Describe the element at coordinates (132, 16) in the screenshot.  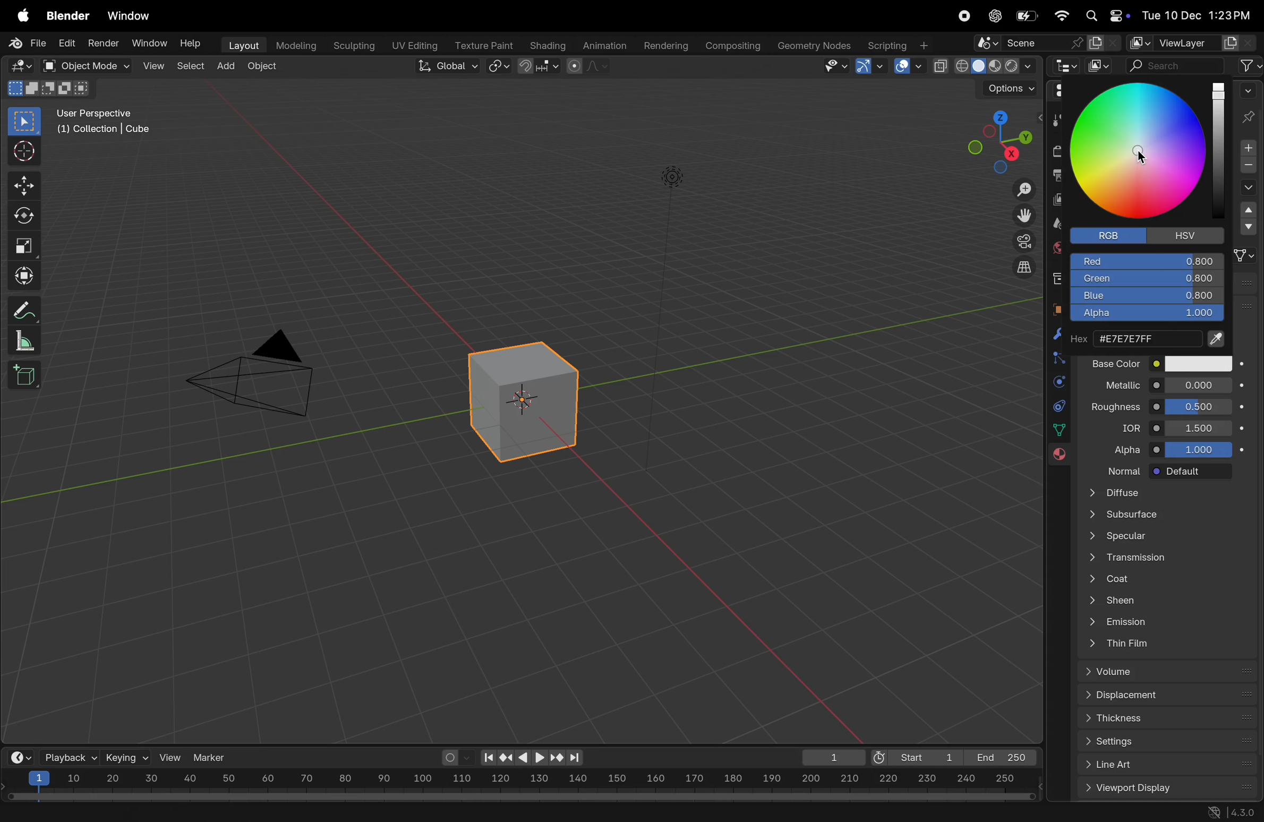
I see `window` at that location.